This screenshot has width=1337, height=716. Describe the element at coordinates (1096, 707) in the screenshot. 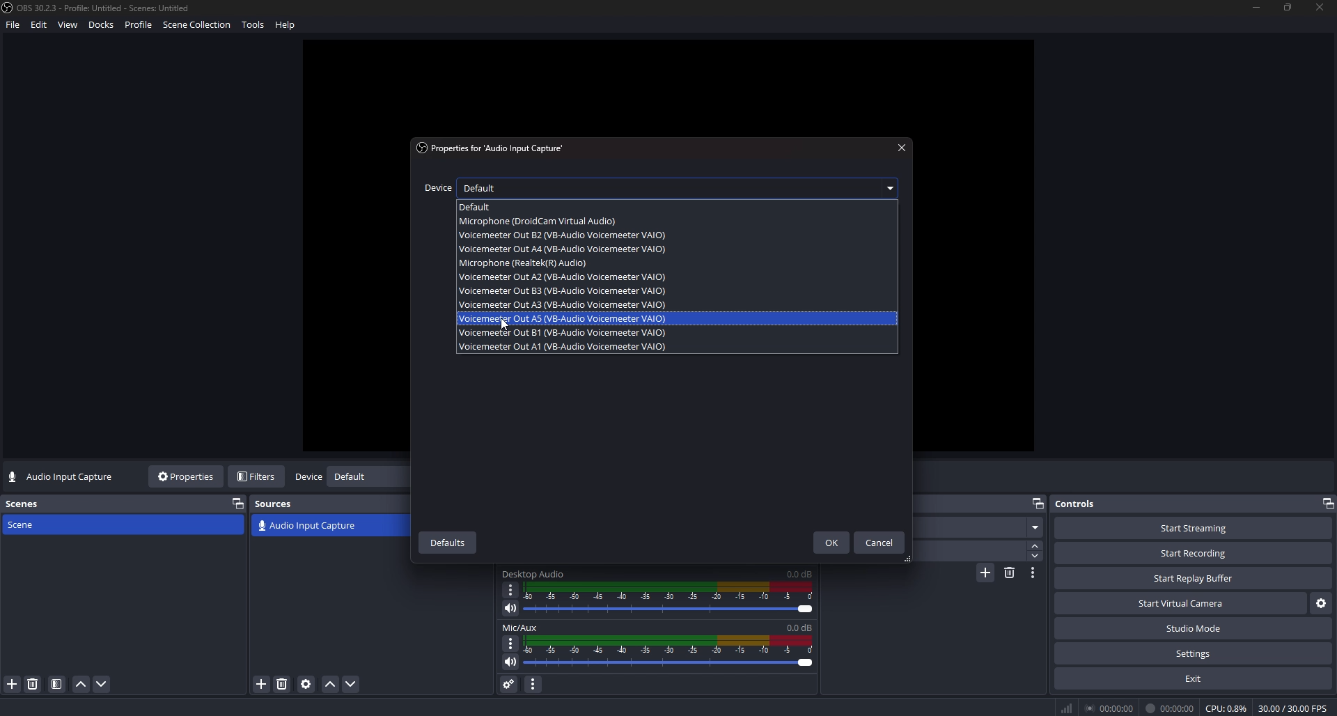

I see `® 00:00:00` at that location.